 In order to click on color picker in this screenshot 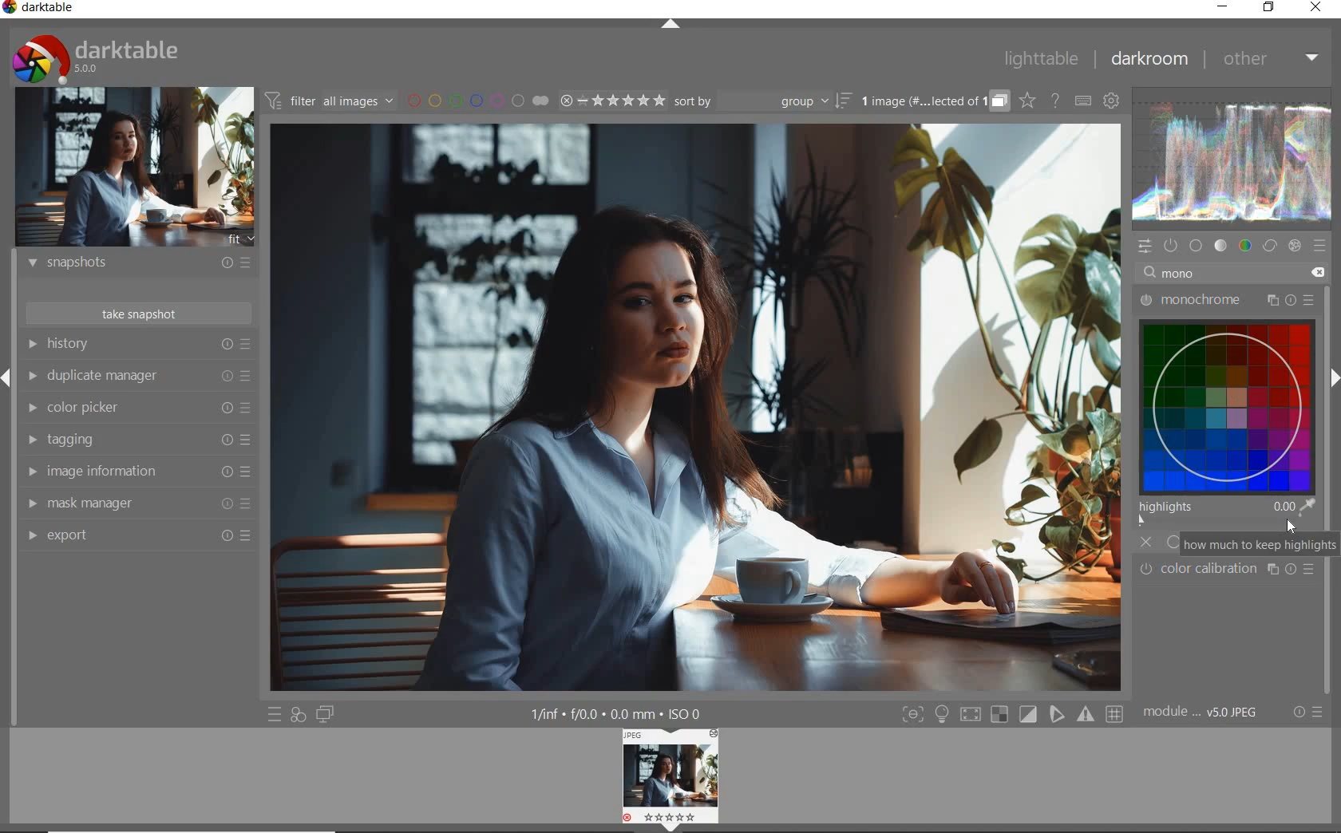, I will do `click(136, 409)`.